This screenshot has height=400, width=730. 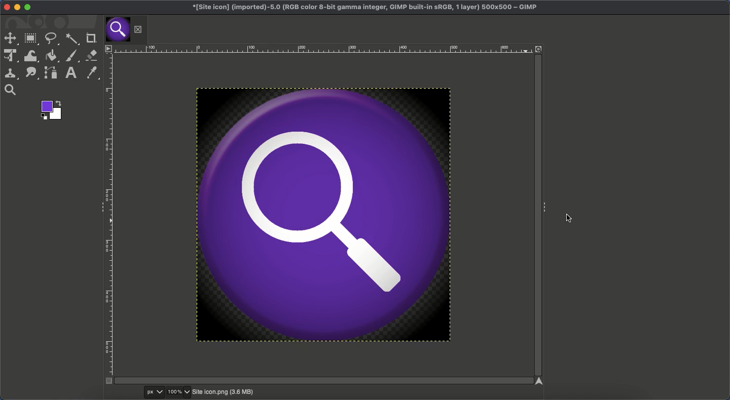 I want to click on Crop, so click(x=90, y=38).